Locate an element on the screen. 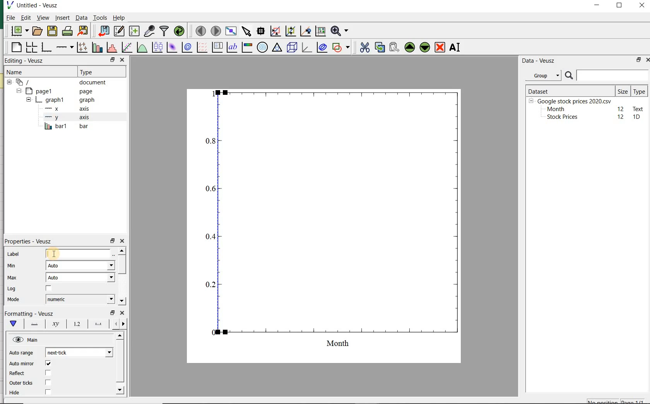 This screenshot has height=404, width=650. print the document is located at coordinates (67, 32).